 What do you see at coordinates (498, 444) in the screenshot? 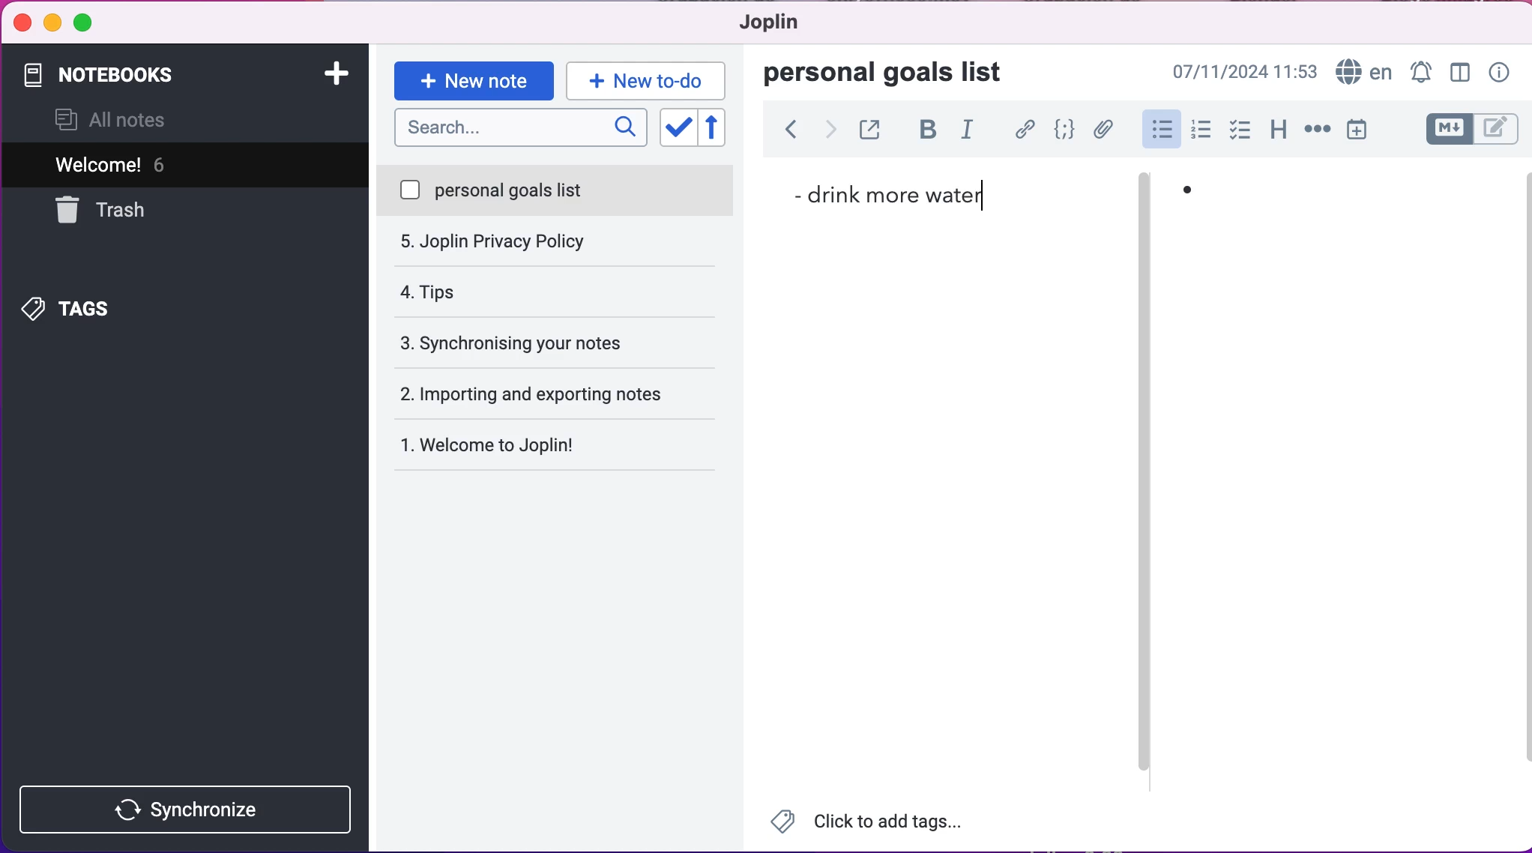
I see `Welcome to Joplin!` at bounding box center [498, 444].